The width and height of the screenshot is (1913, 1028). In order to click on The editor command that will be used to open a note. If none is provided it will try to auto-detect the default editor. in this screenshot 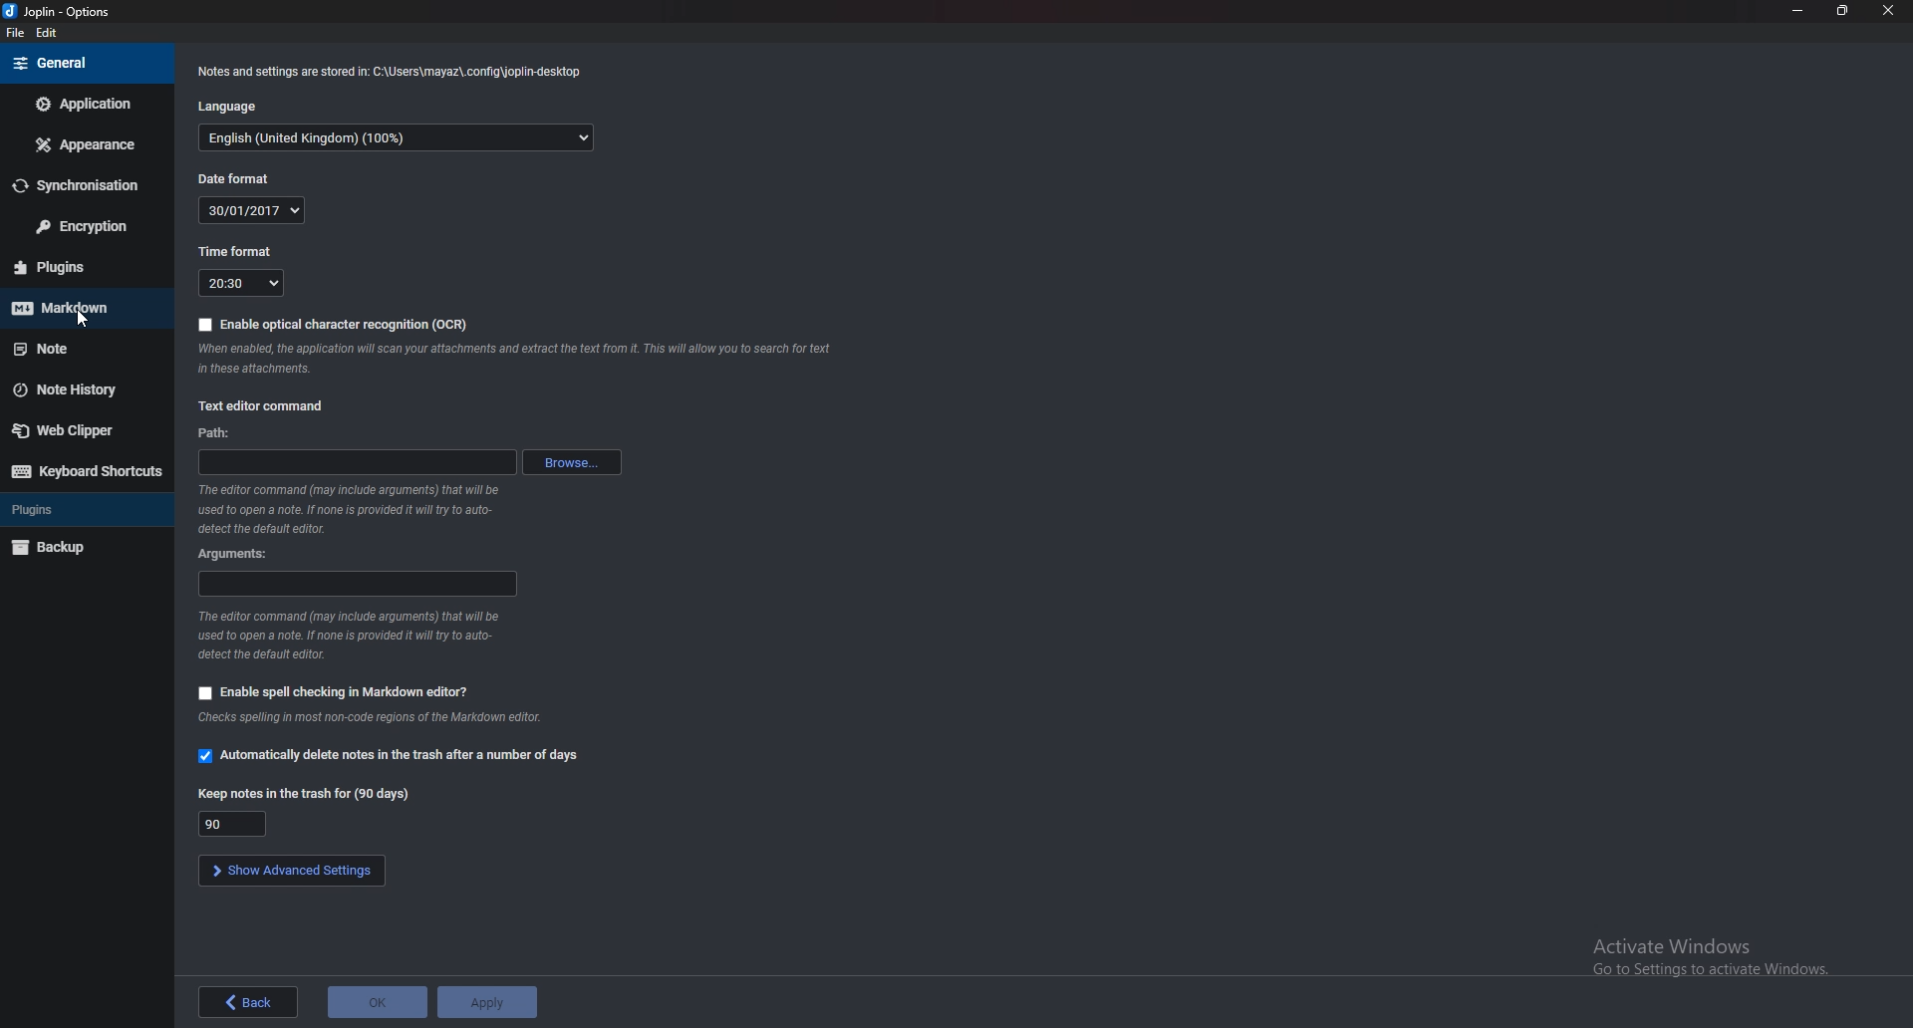, I will do `click(354, 508)`.